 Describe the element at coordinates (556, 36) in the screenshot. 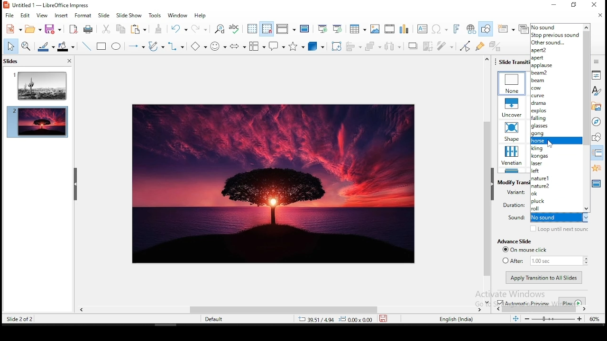

I see `stop previous sound` at that location.